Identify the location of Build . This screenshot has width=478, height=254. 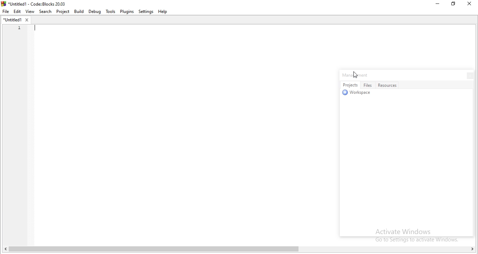
(79, 12).